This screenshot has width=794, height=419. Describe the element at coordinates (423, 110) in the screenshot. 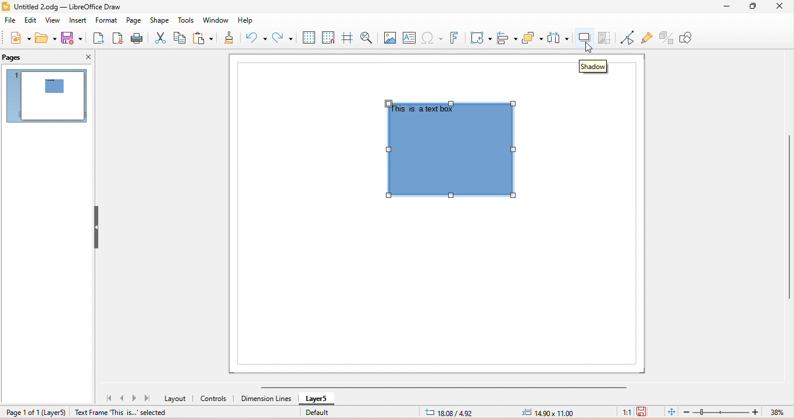

I see `this is a text box` at that location.